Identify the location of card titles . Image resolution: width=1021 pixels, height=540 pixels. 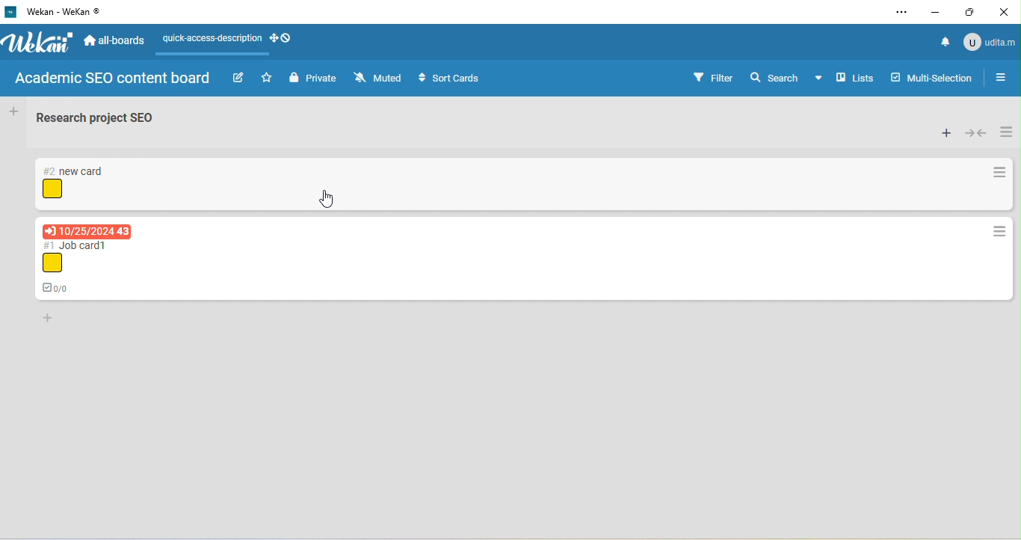
(78, 245).